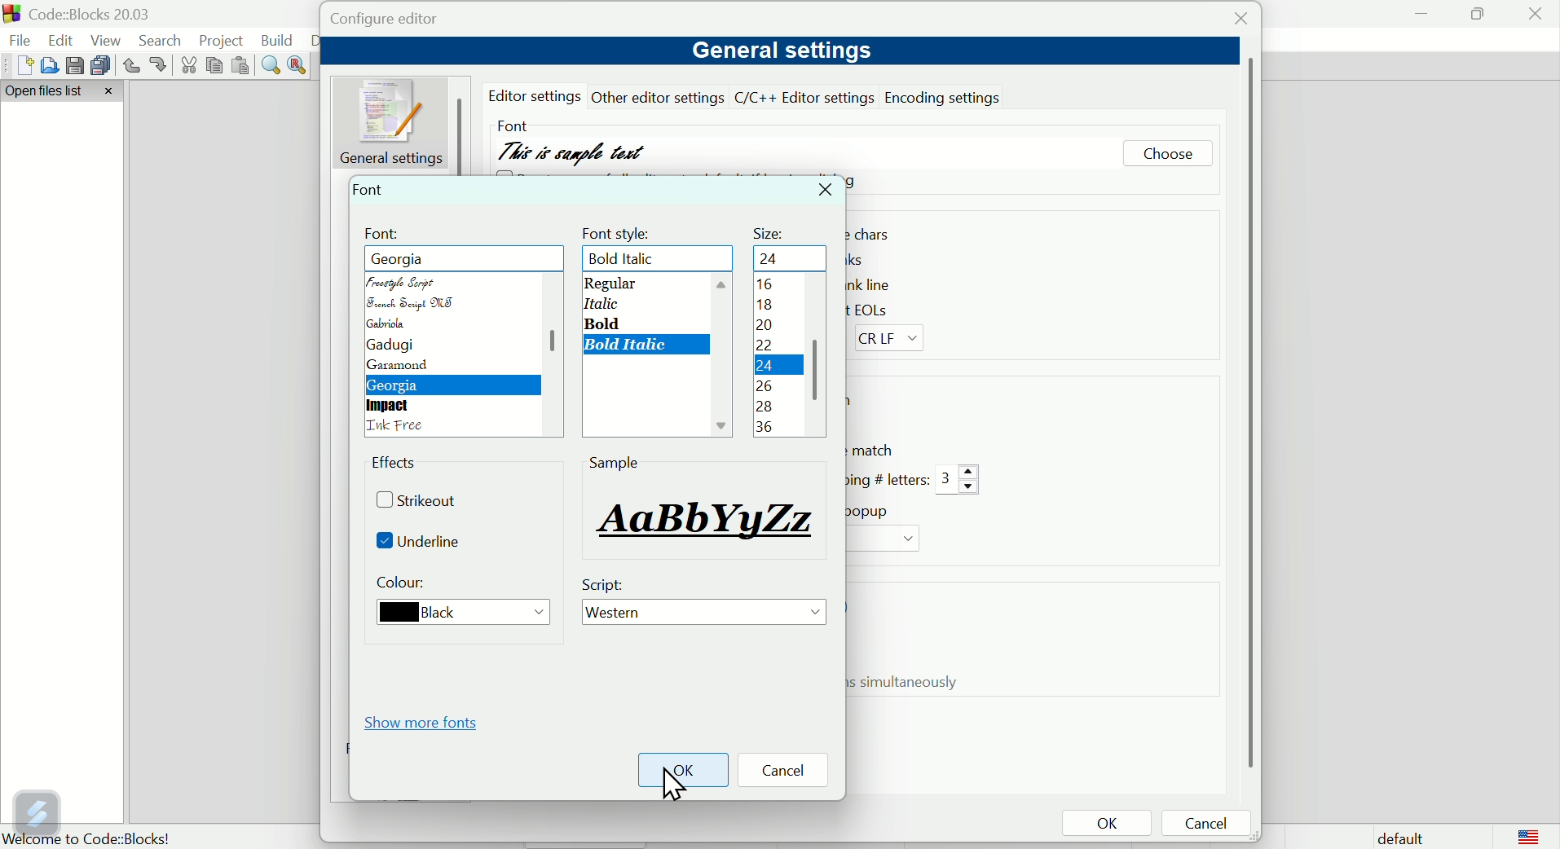  What do you see at coordinates (538, 96) in the screenshot?
I see `editor settings` at bounding box center [538, 96].